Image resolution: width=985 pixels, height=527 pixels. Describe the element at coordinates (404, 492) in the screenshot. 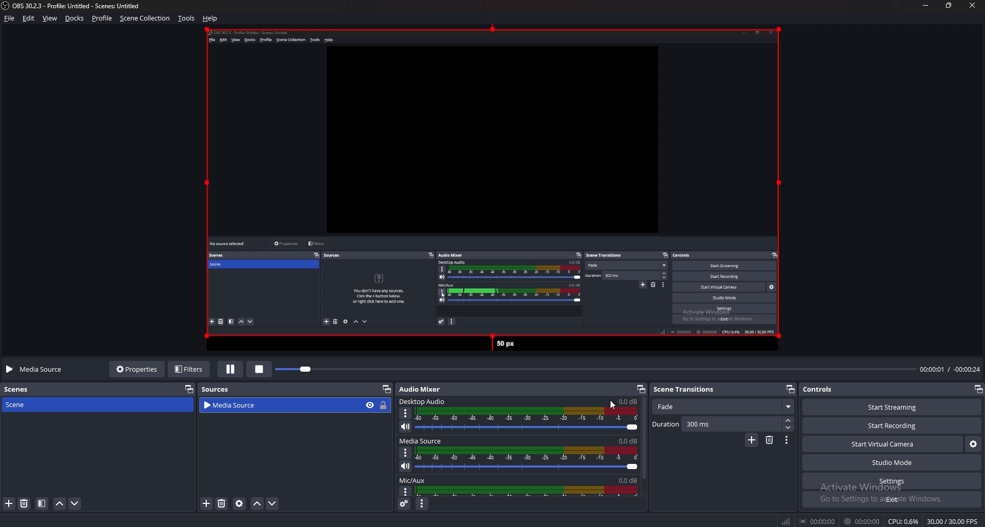

I see `mic/aux properties` at that location.